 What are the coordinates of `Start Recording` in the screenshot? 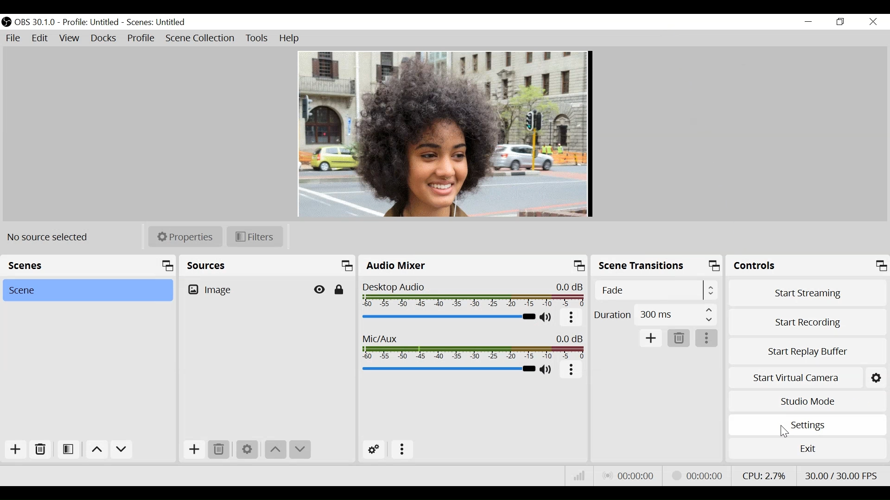 It's located at (808, 321).